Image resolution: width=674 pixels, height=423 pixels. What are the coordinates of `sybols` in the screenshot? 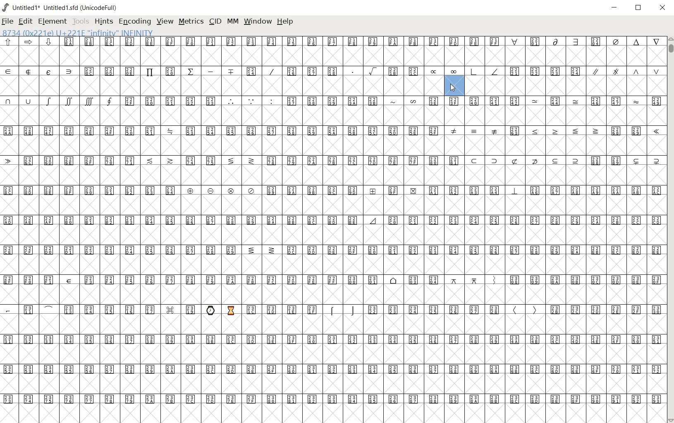 It's located at (31, 41).